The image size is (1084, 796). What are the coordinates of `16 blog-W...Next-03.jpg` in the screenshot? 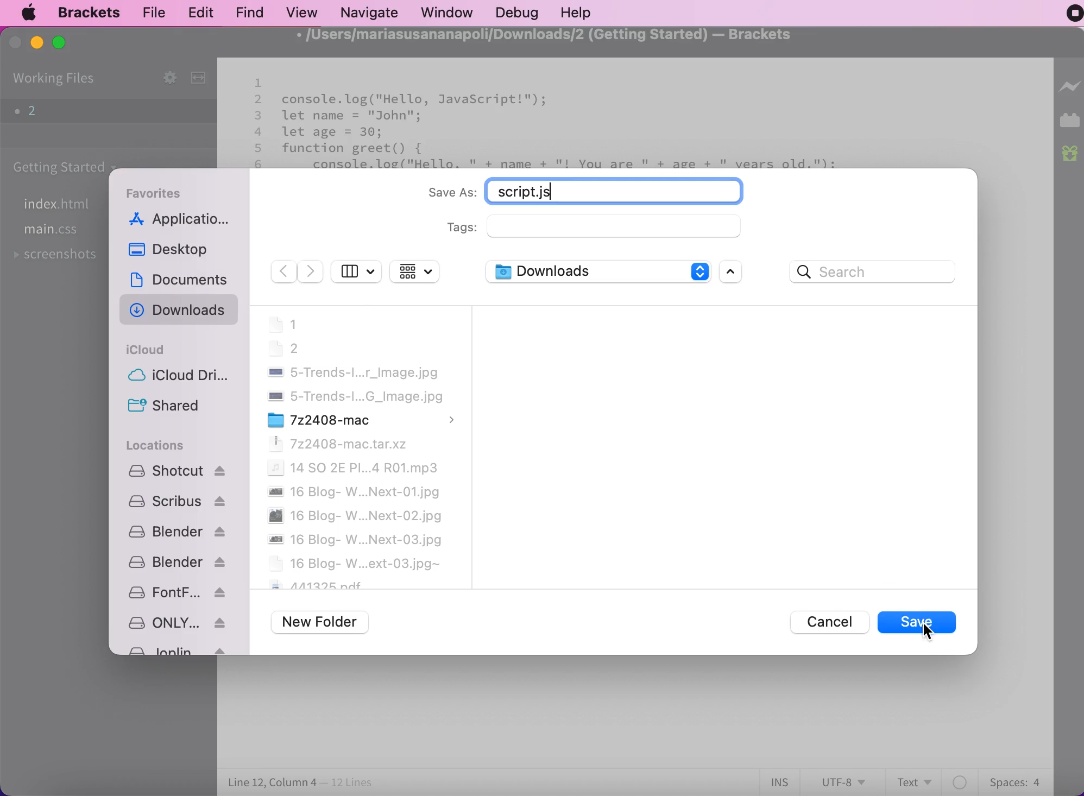 It's located at (355, 540).